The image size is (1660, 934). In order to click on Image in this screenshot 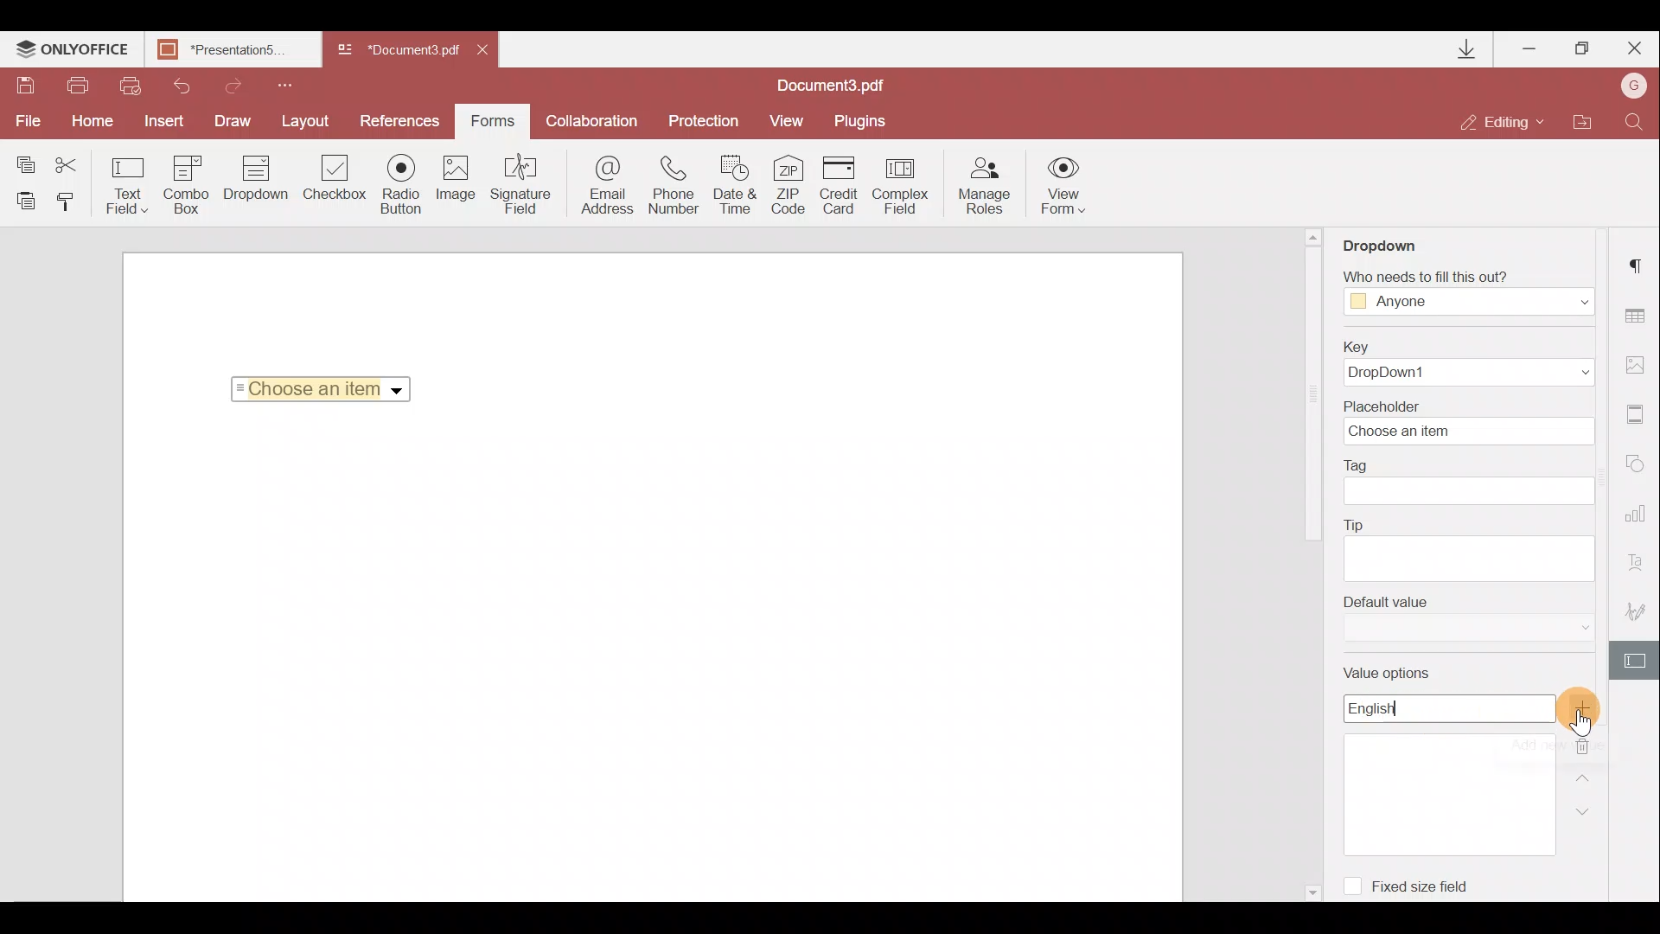, I will do `click(457, 186)`.